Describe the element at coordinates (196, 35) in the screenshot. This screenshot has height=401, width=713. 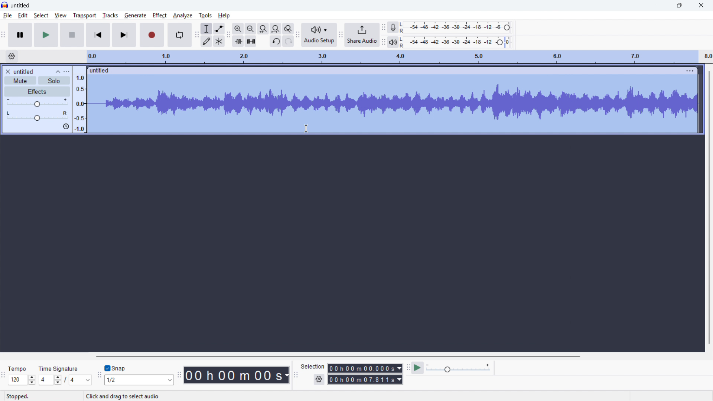
I see `Tools toolbar ` at that location.